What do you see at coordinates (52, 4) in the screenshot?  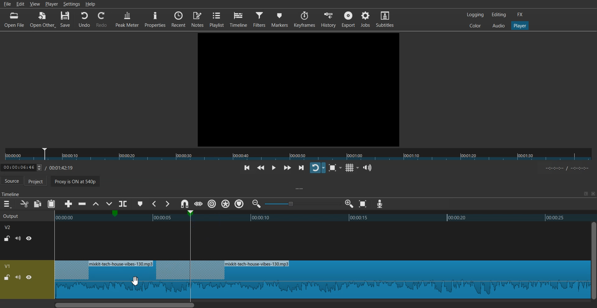 I see `Player` at bounding box center [52, 4].